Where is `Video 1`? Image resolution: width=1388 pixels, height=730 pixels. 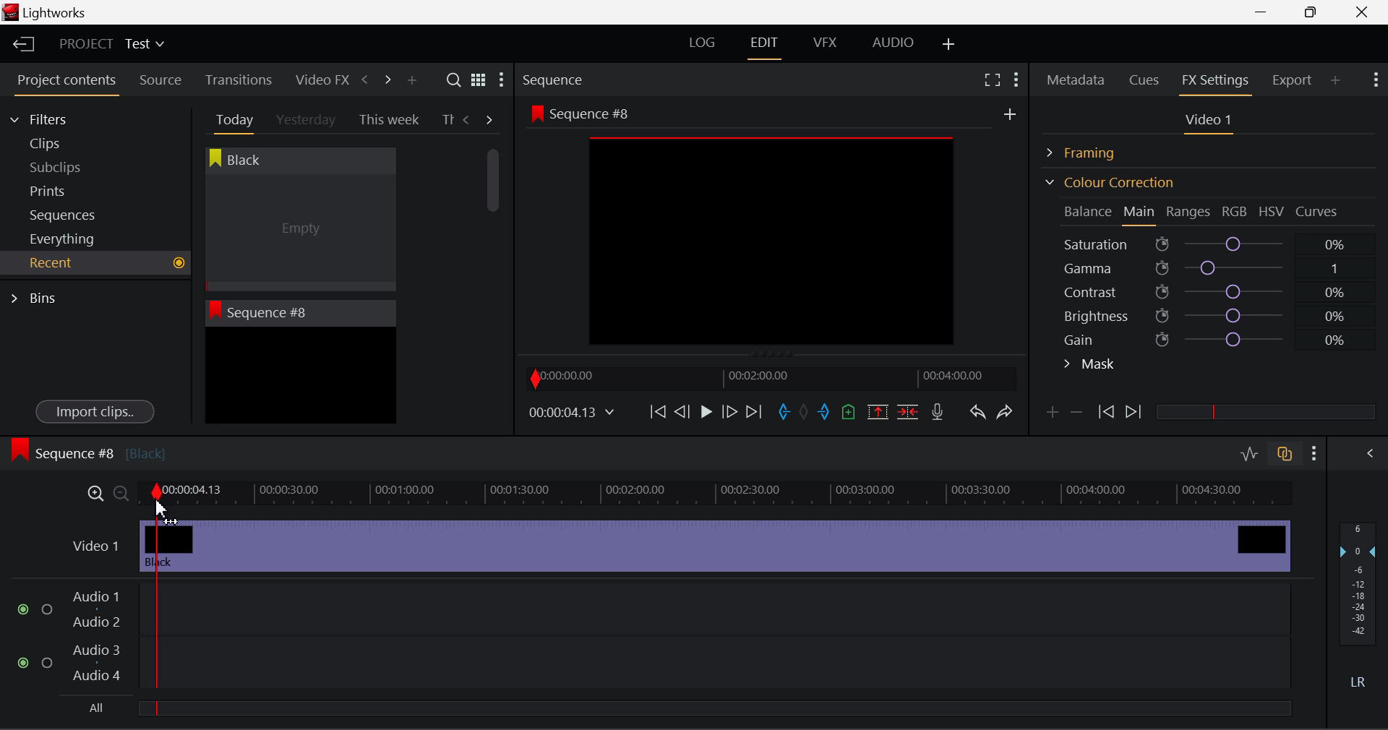 Video 1 is located at coordinates (94, 545).